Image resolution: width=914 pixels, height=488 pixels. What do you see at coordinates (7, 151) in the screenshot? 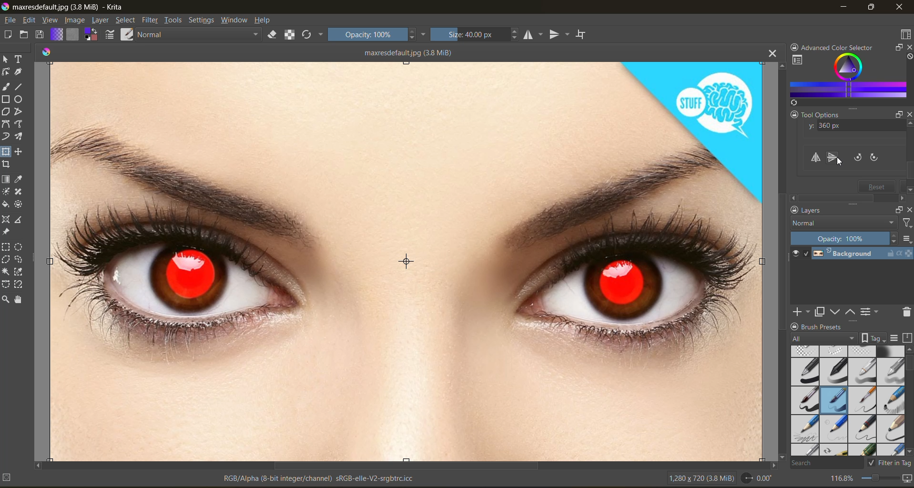
I see `tool` at bounding box center [7, 151].